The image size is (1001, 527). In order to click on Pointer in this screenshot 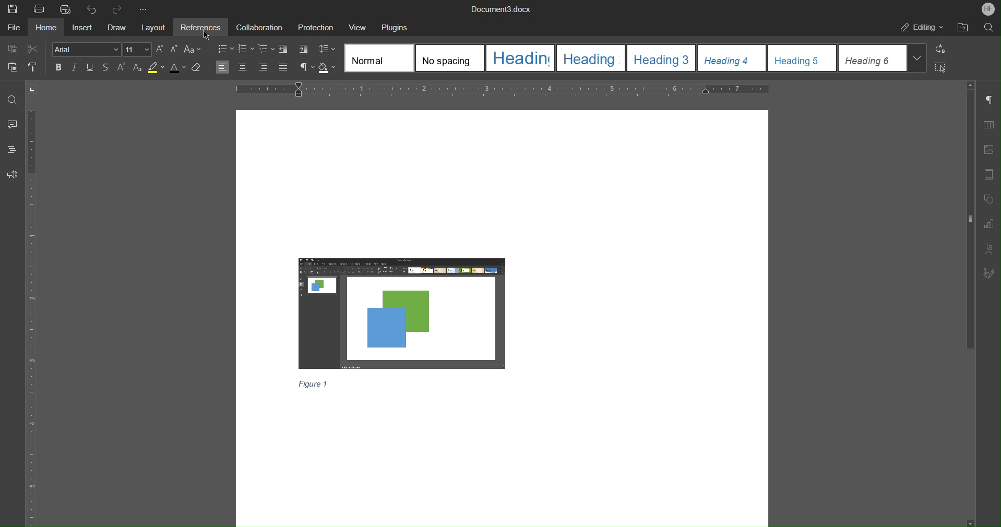, I will do `click(207, 36)`.